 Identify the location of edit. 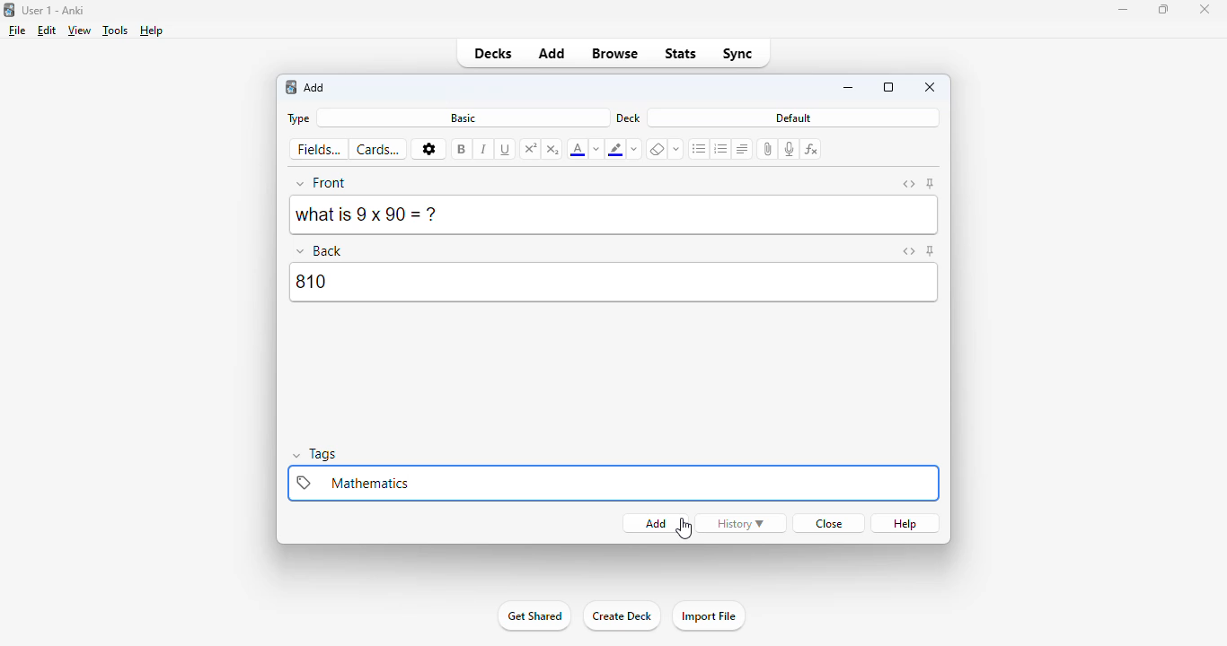
(47, 31).